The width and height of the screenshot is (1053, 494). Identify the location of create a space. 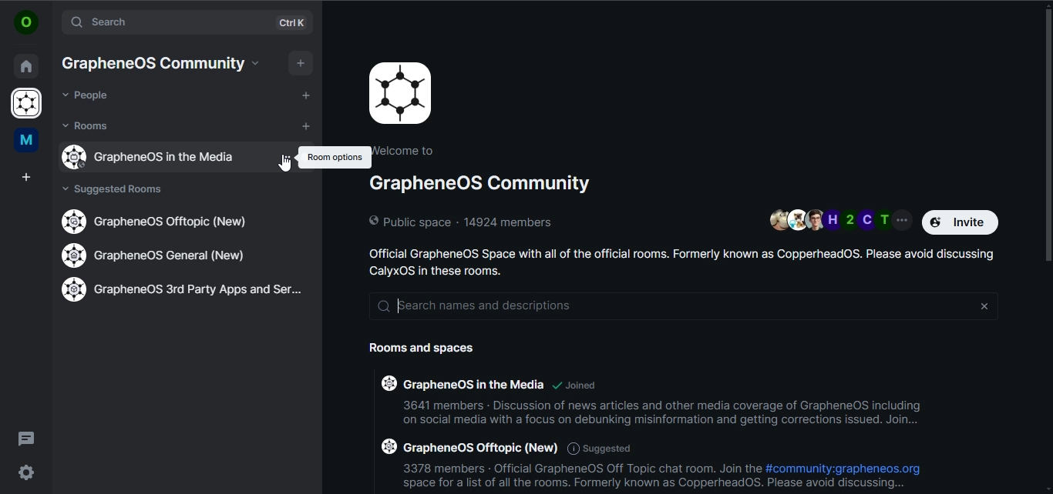
(28, 178).